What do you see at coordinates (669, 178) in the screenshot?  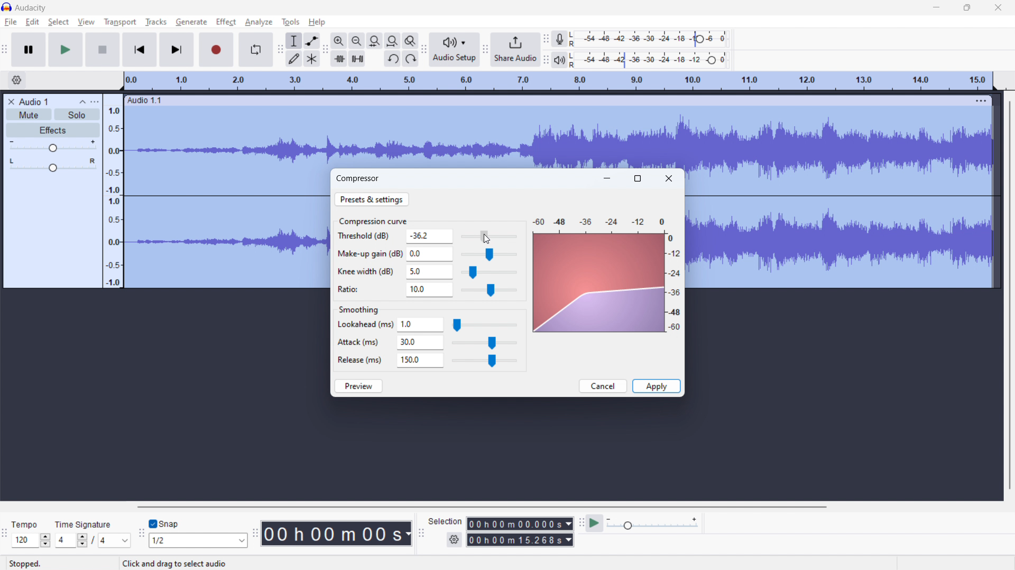 I see `close` at bounding box center [669, 178].